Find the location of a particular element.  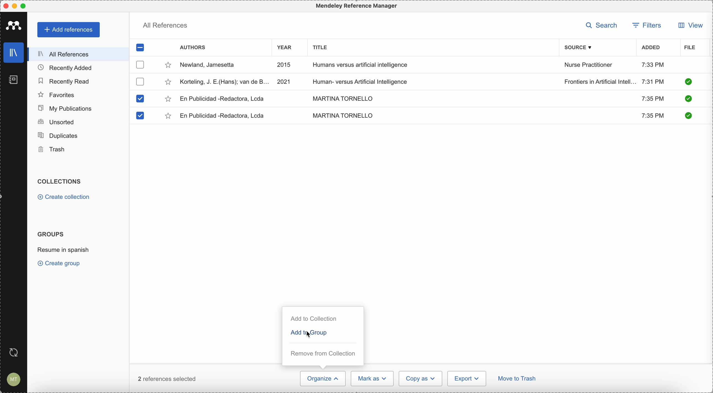

copy as is located at coordinates (421, 379).